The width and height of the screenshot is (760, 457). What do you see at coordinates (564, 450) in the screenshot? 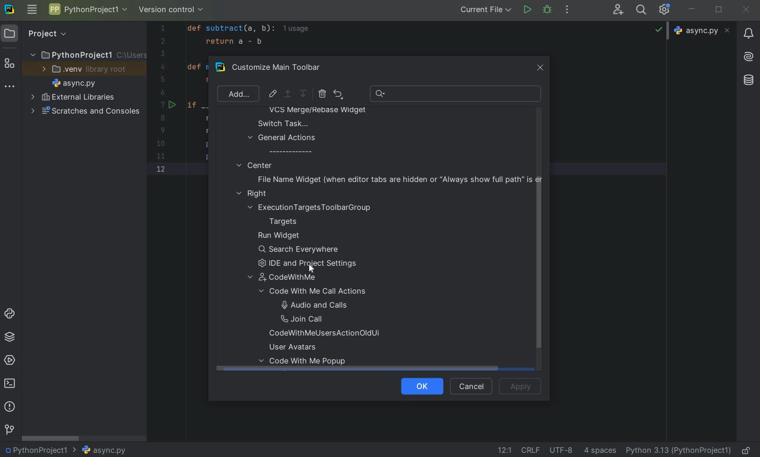
I see `FILE ENCODING` at bounding box center [564, 450].